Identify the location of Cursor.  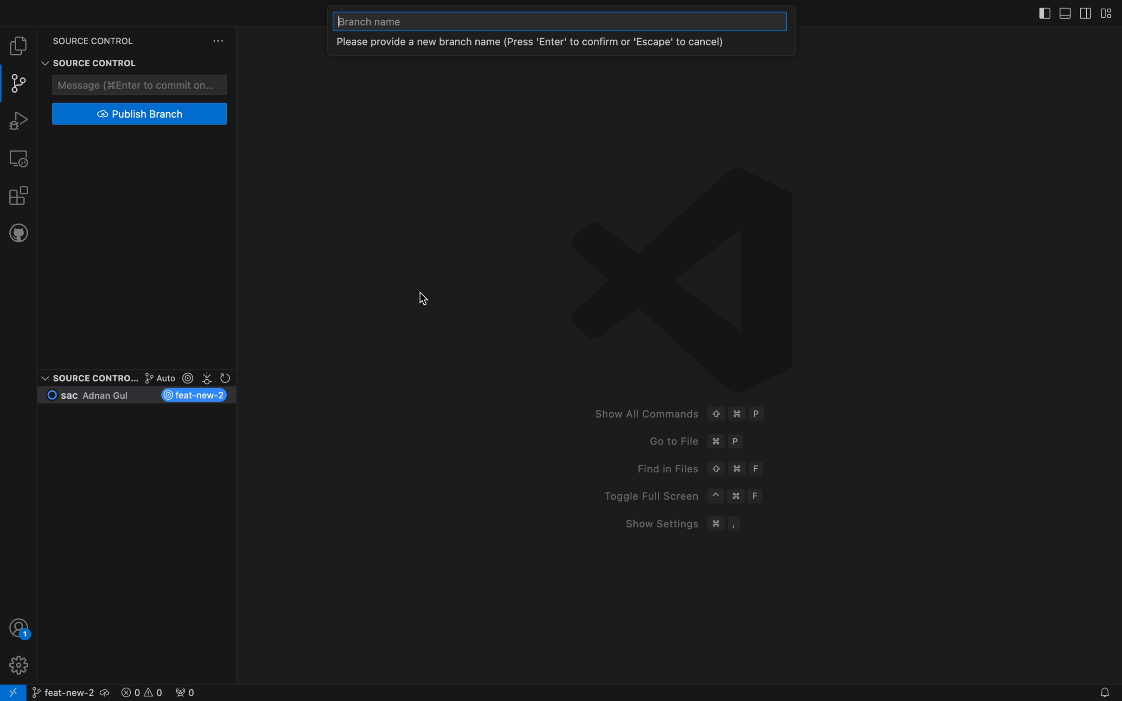
(423, 298).